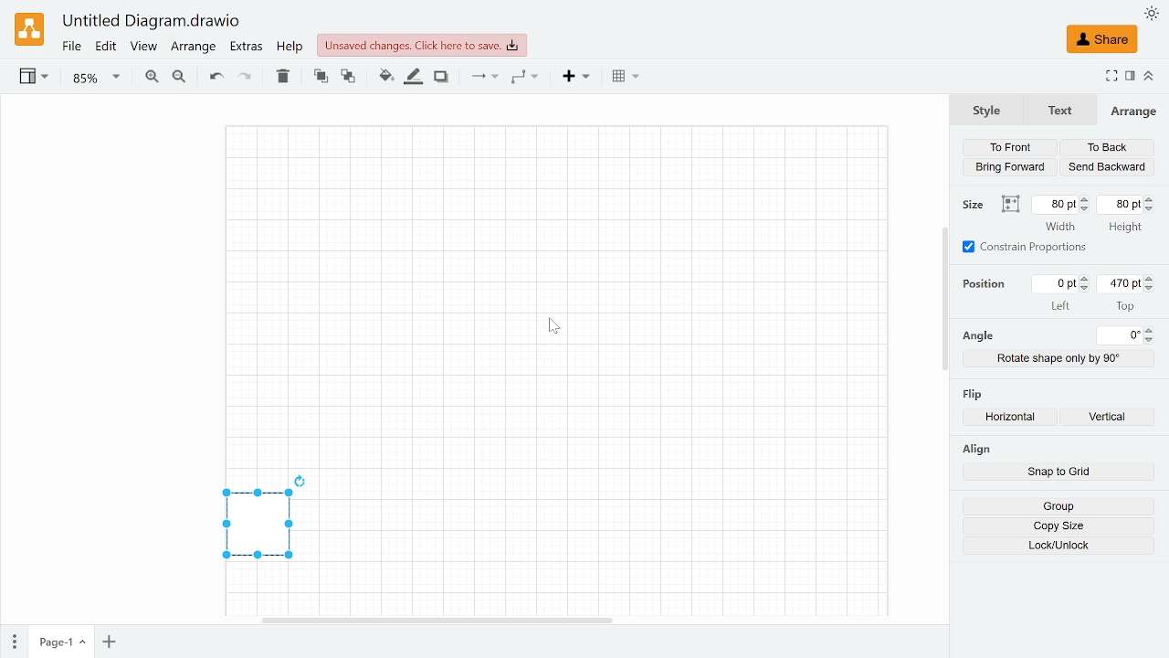 The height and width of the screenshot is (658, 1169). What do you see at coordinates (986, 109) in the screenshot?
I see `Style` at bounding box center [986, 109].